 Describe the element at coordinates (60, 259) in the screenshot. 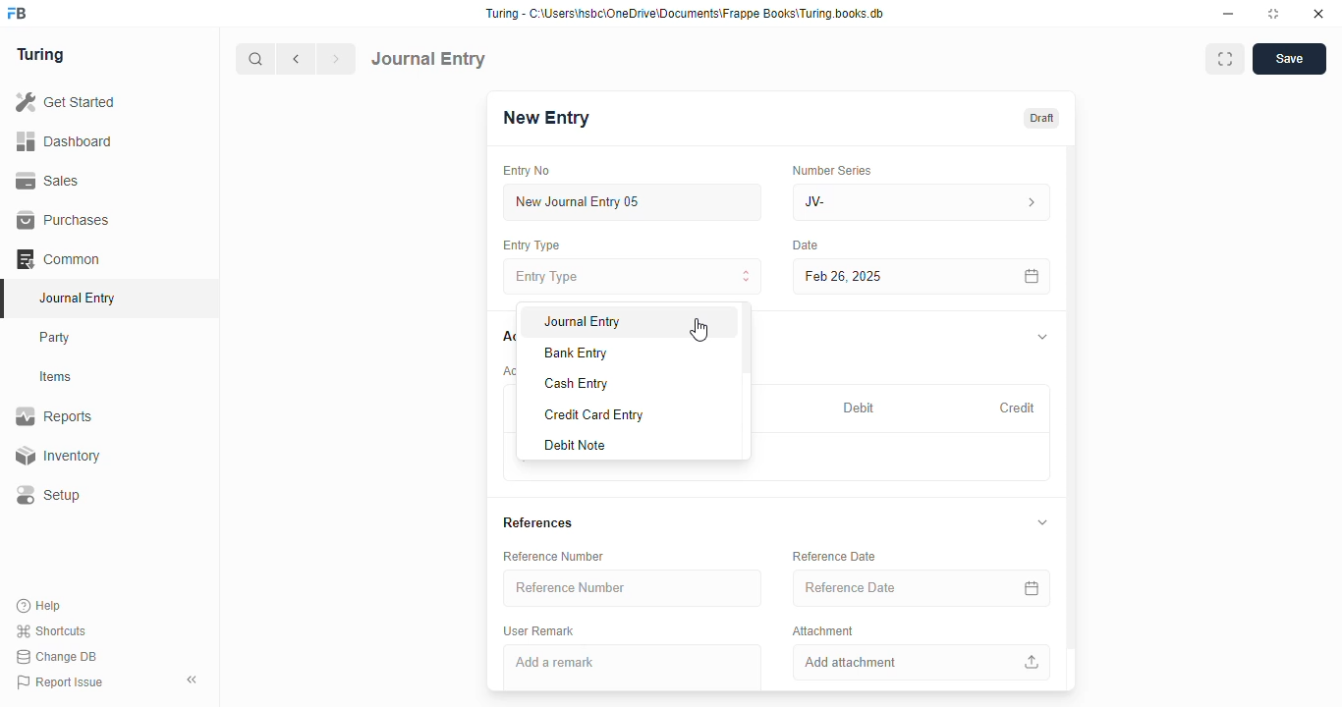

I see `common` at that location.